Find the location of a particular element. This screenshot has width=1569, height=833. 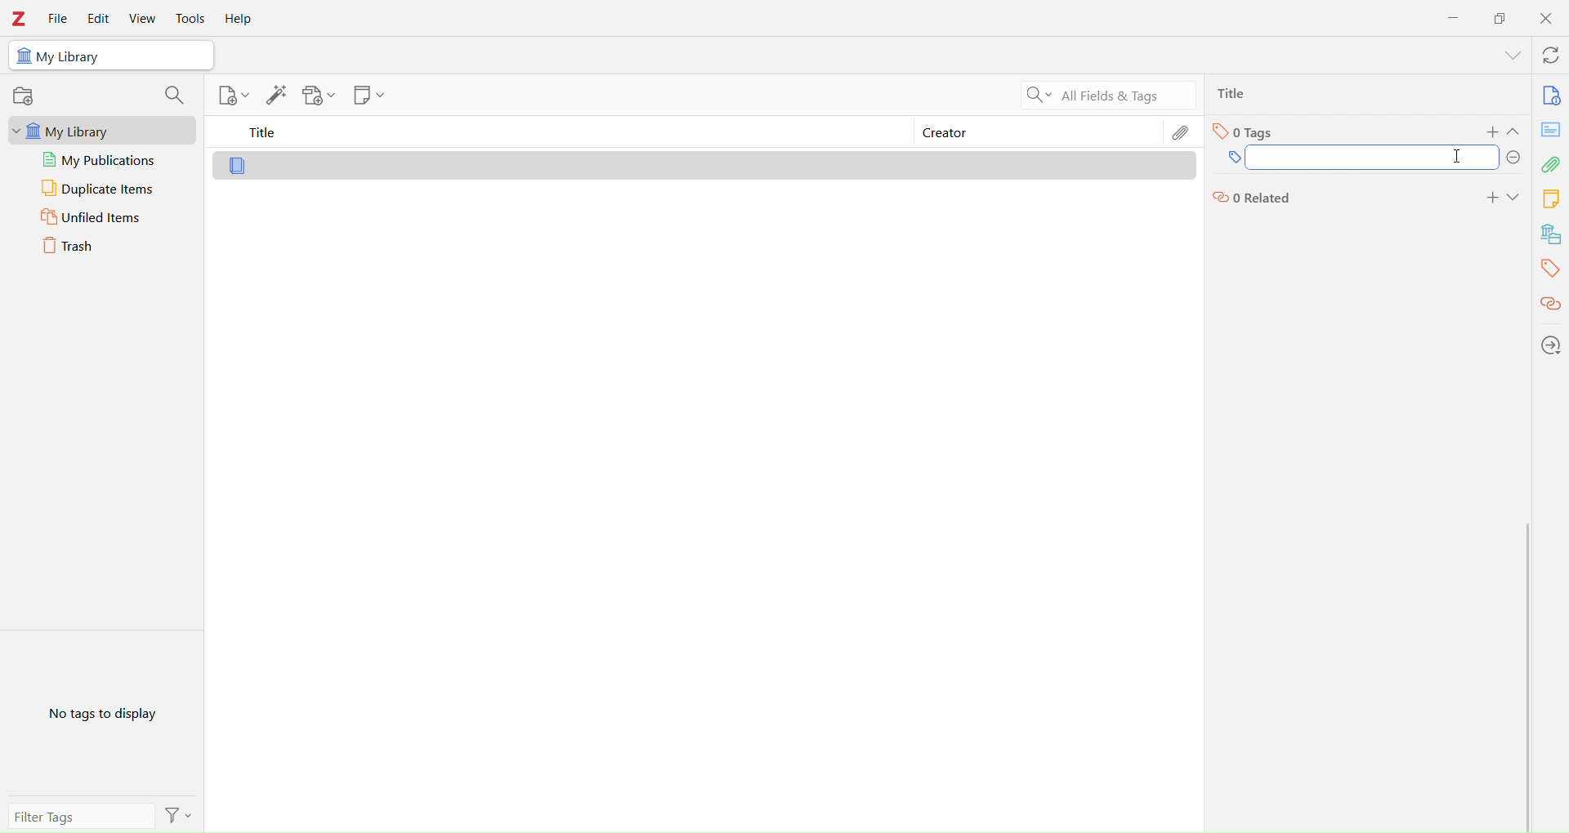

I cursor is located at coordinates (1467, 158).